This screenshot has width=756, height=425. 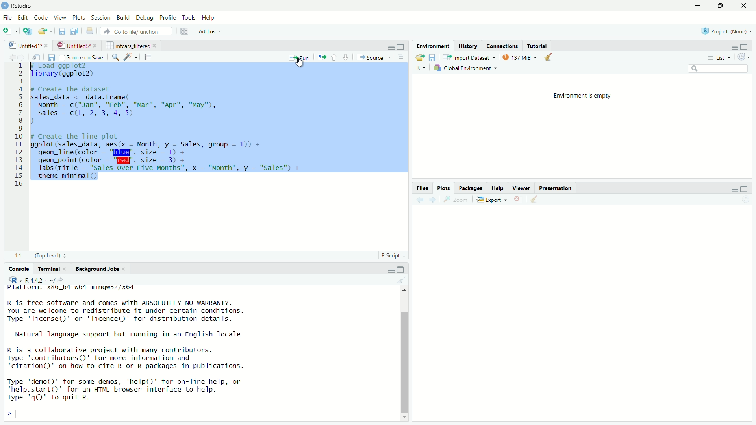 I want to click on minimize, so click(x=700, y=5).